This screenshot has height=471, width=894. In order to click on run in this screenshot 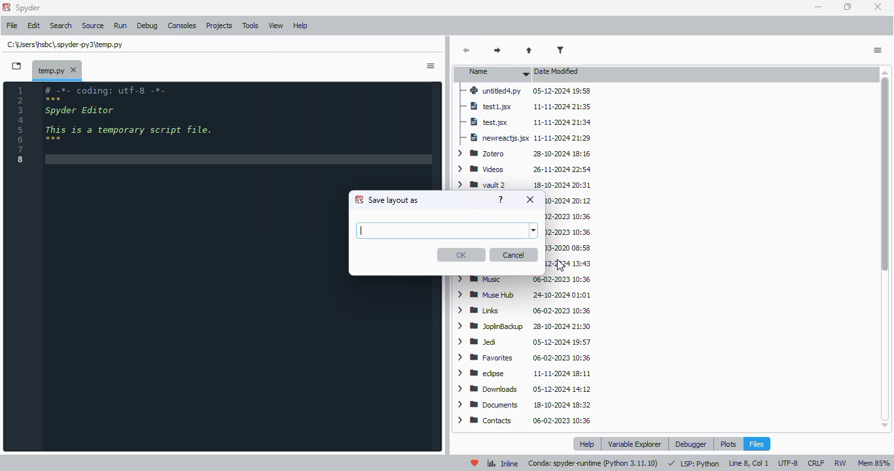, I will do `click(121, 26)`.